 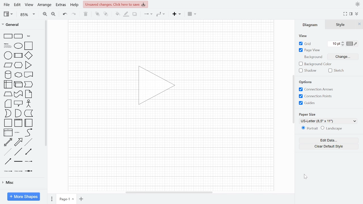 I want to click on Triangle, so click(x=28, y=65).